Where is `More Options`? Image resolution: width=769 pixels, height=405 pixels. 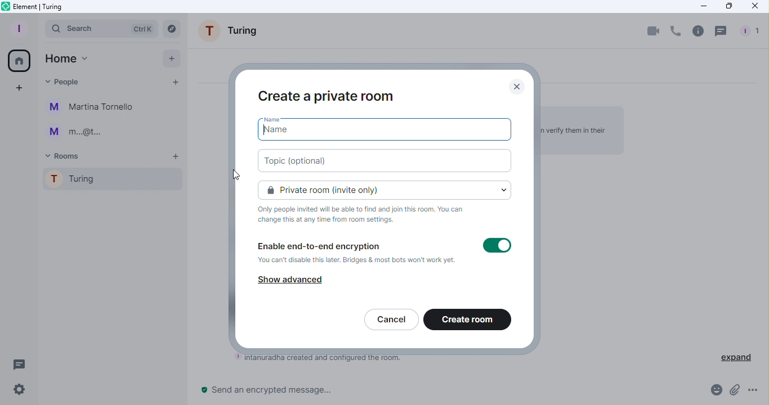 More Options is located at coordinates (755, 391).